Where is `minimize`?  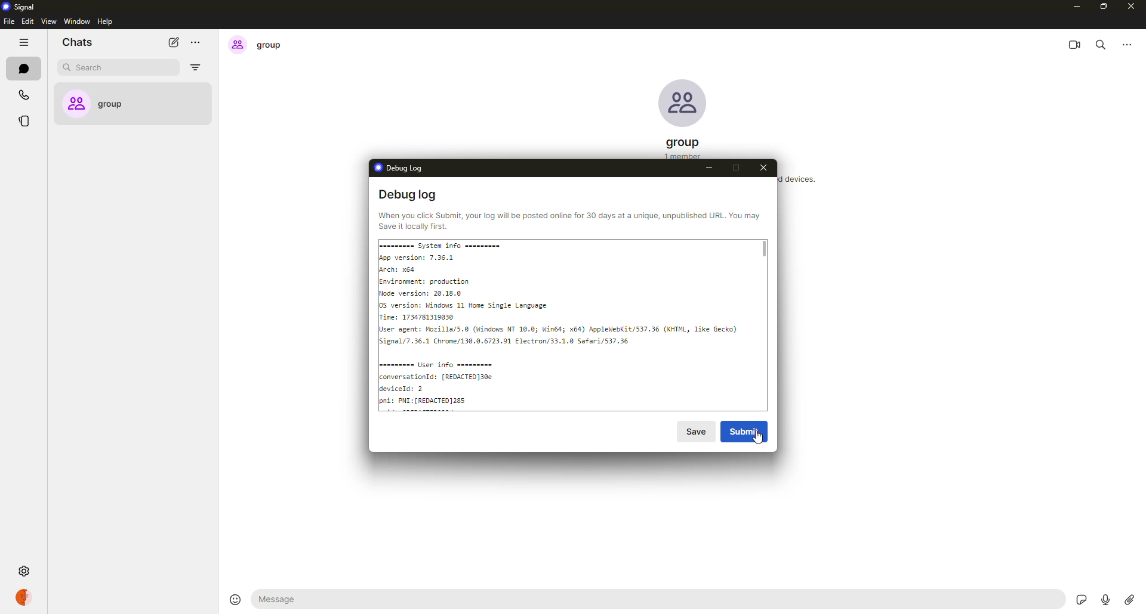 minimize is located at coordinates (1075, 7).